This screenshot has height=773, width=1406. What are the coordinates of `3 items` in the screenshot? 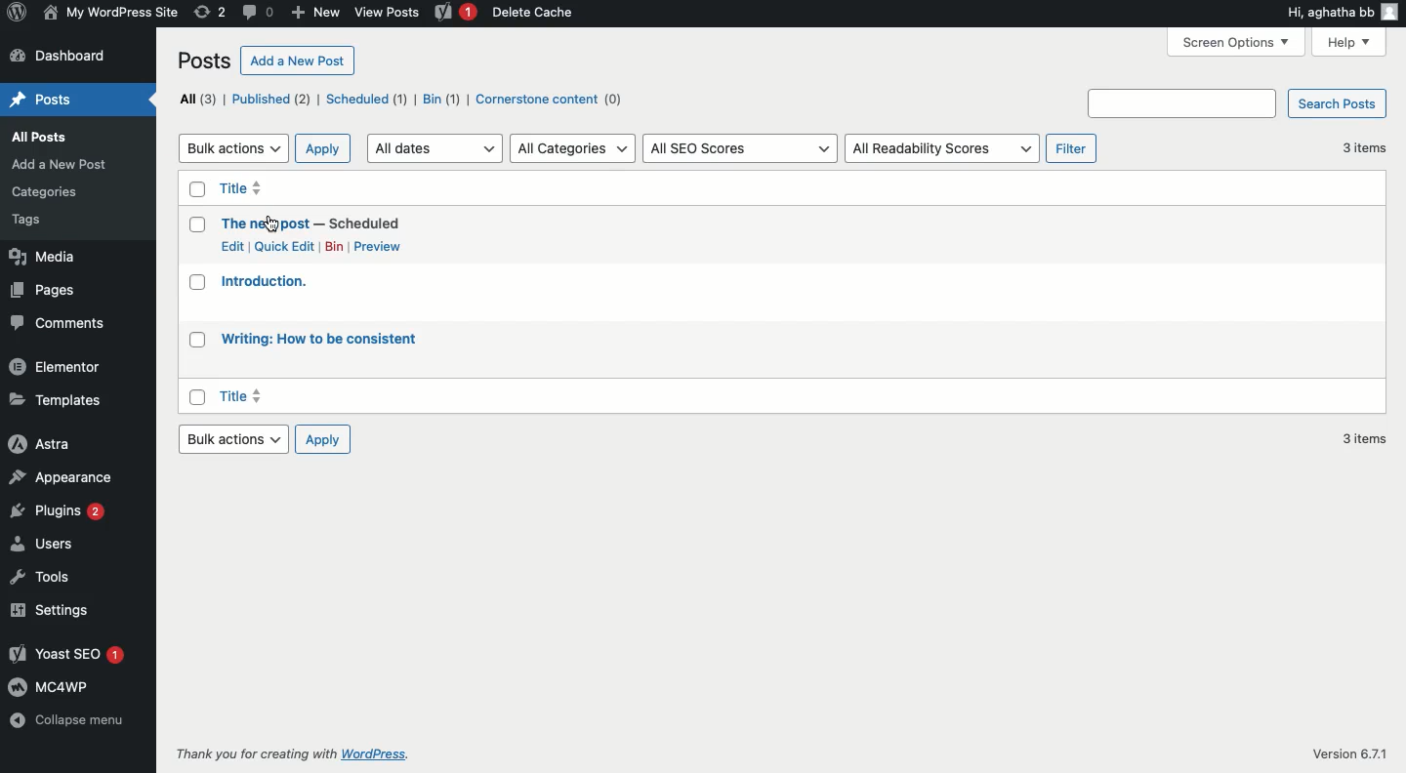 It's located at (1363, 438).